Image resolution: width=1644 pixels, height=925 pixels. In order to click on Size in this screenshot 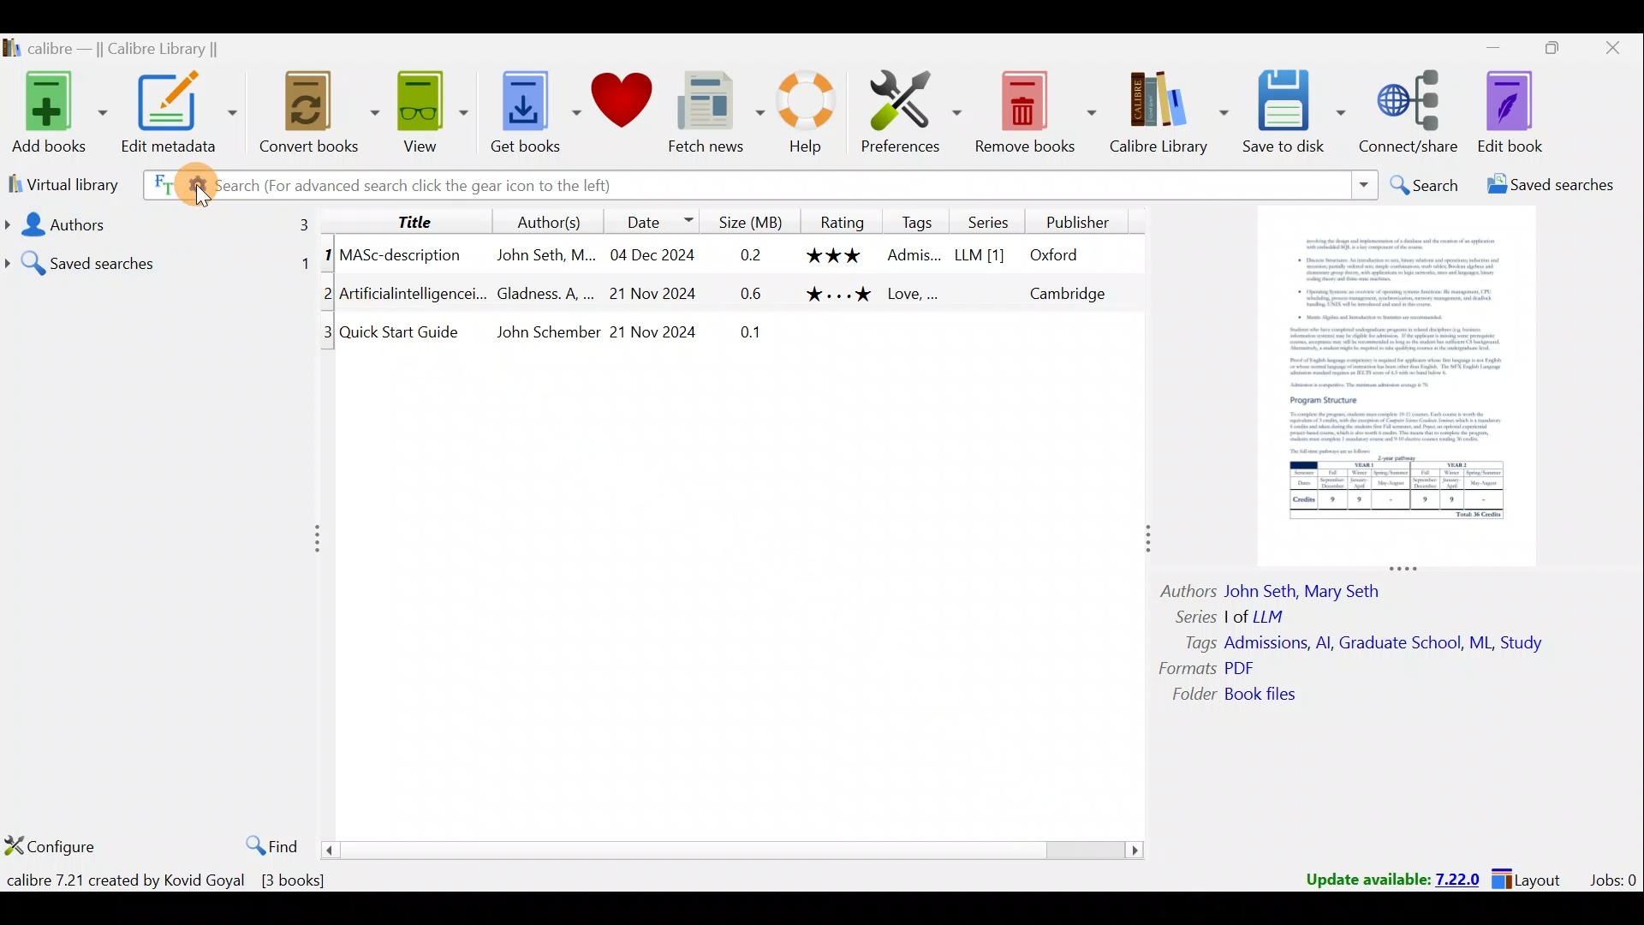, I will do `click(746, 220)`.